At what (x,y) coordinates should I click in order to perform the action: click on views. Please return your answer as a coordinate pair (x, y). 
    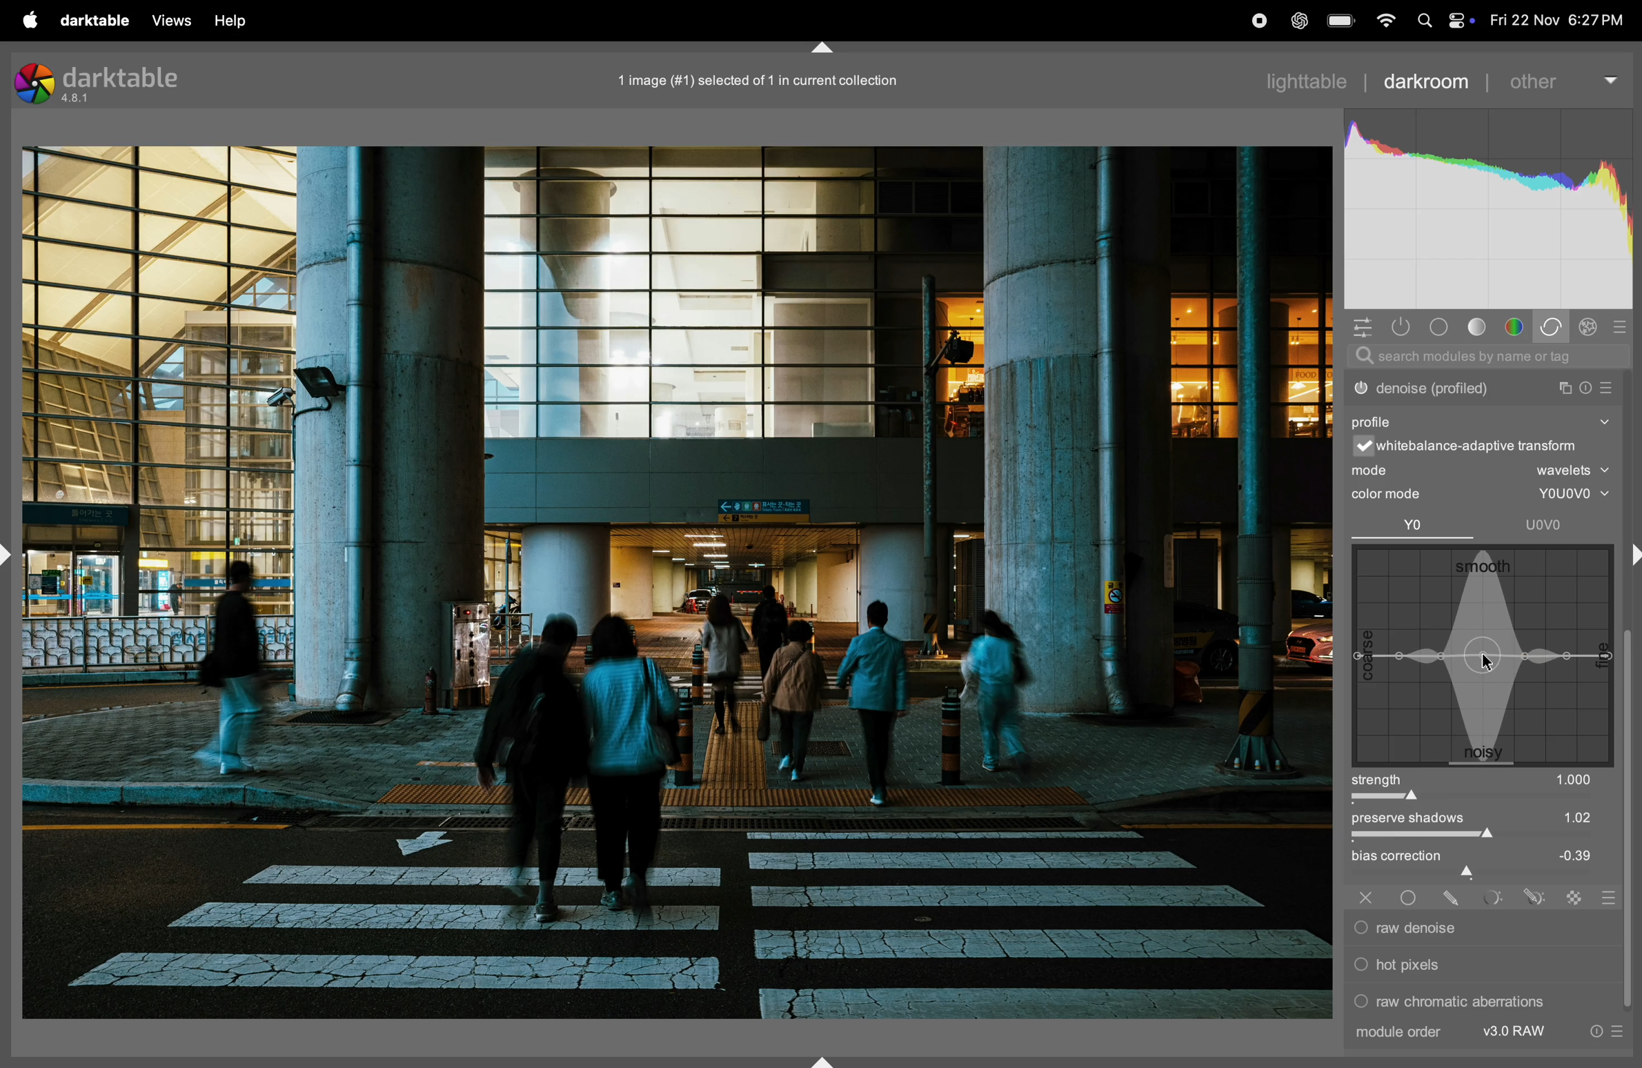
    Looking at the image, I should click on (172, 21).